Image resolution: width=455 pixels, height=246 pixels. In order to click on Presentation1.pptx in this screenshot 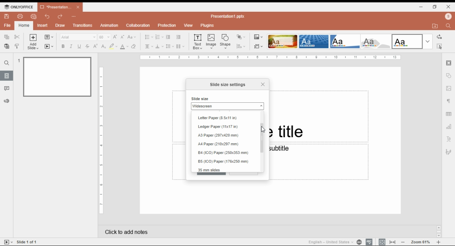, I will do `click(229, 16)`.